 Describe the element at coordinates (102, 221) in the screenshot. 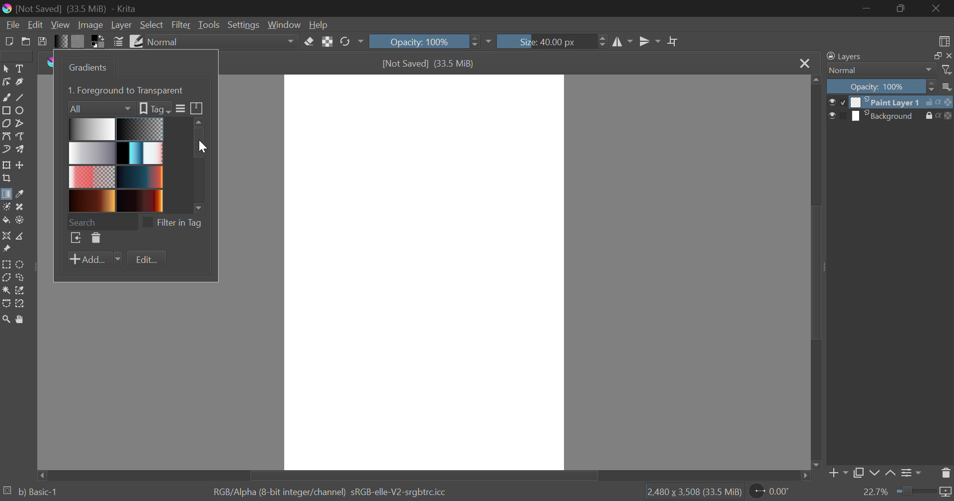

I see `Search` at that location.